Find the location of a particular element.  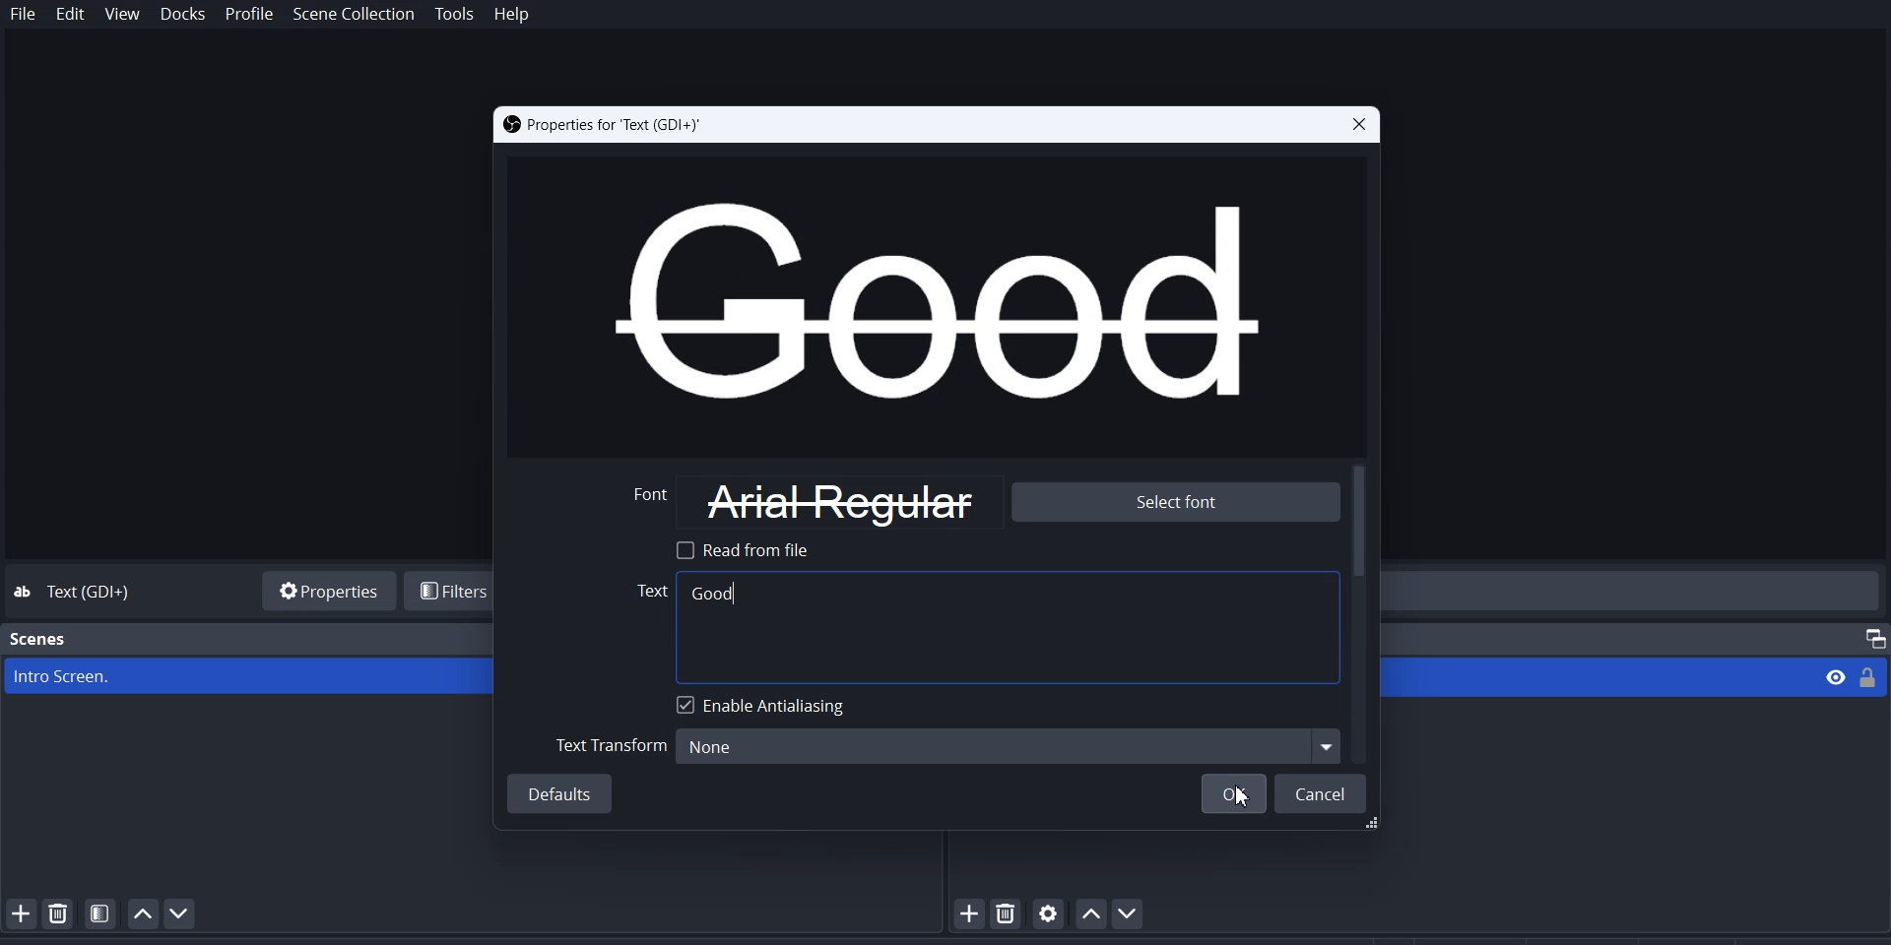

Arial Regular is located at coordinates (840, 501).